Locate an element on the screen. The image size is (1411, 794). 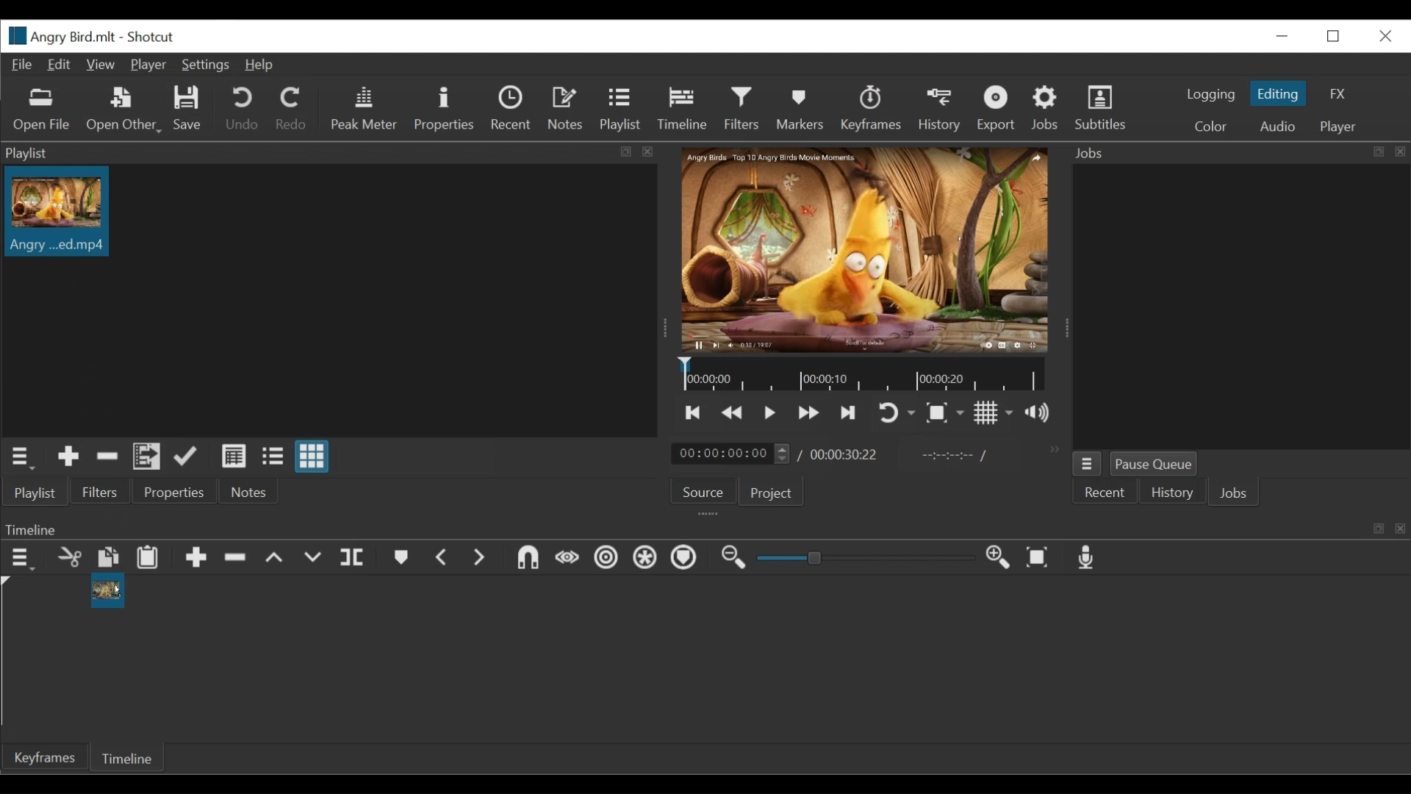
File name is located at coordinates (60, 36).